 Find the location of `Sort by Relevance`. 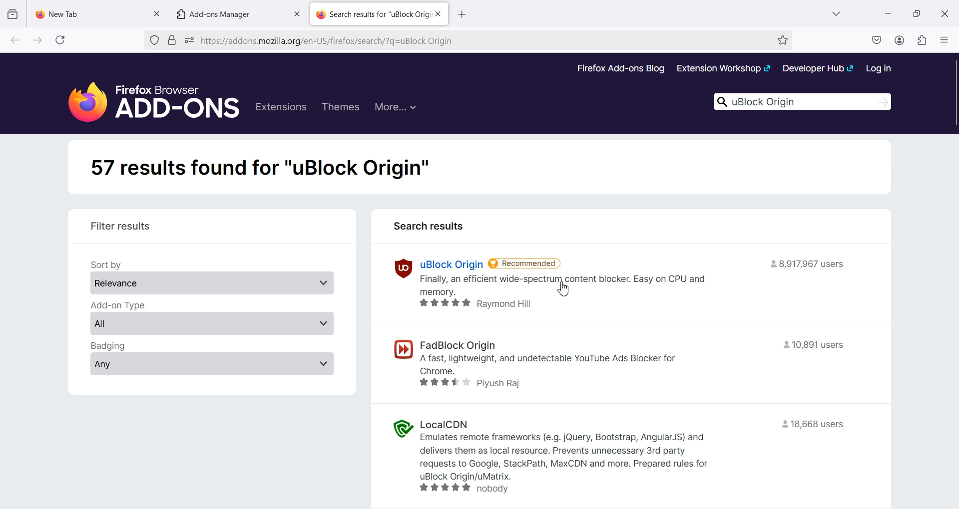

Sort by Relevance is located at coordinates (211, 277).